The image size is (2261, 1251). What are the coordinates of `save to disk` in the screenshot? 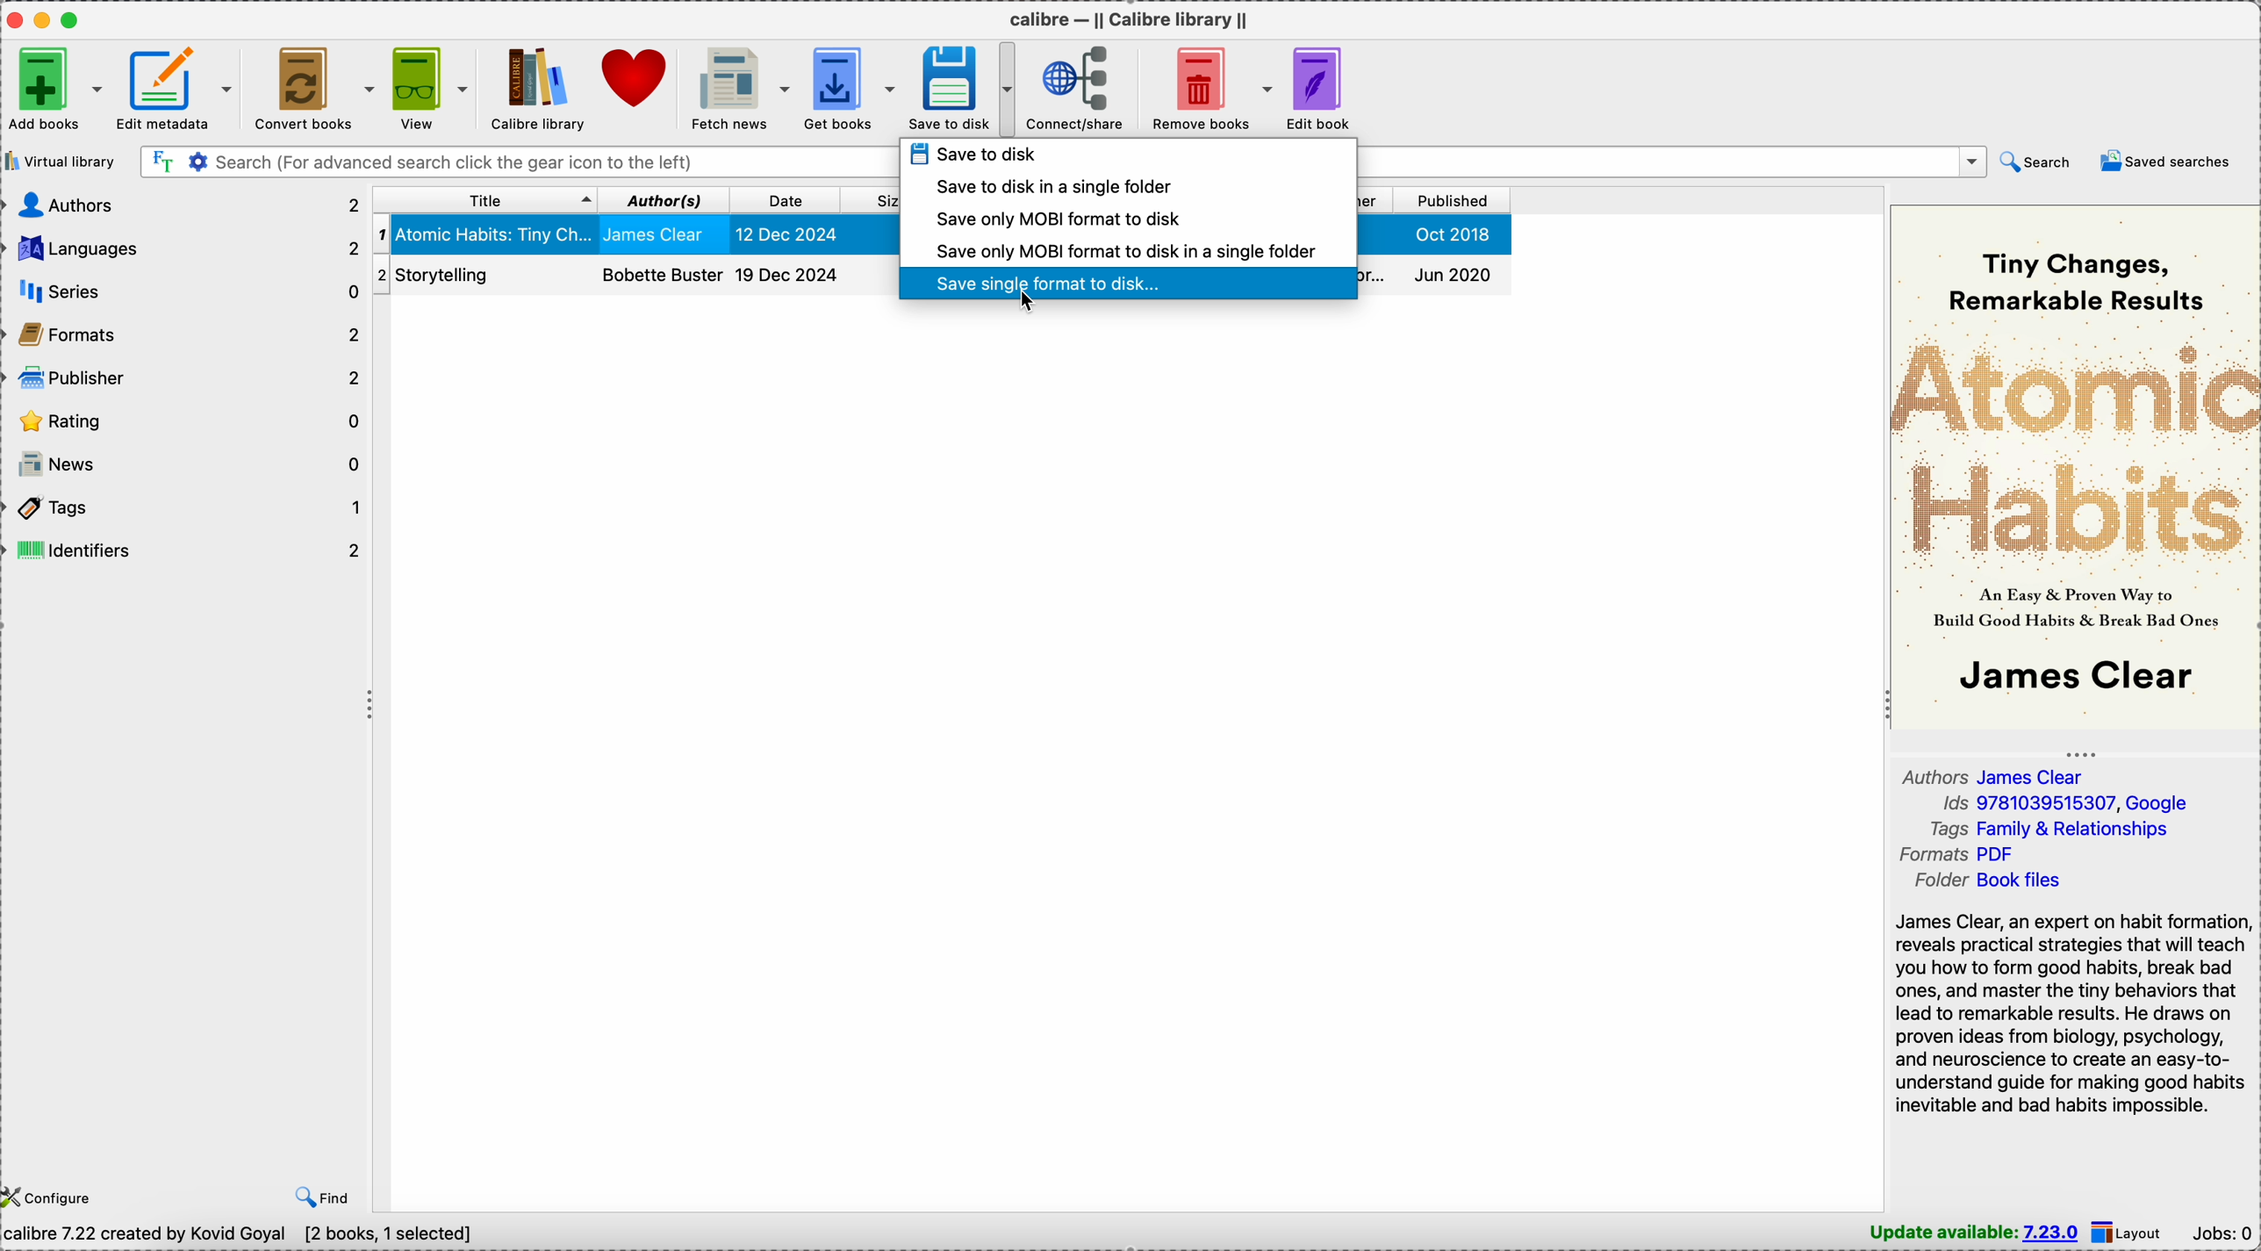 It's located at (969, 155).